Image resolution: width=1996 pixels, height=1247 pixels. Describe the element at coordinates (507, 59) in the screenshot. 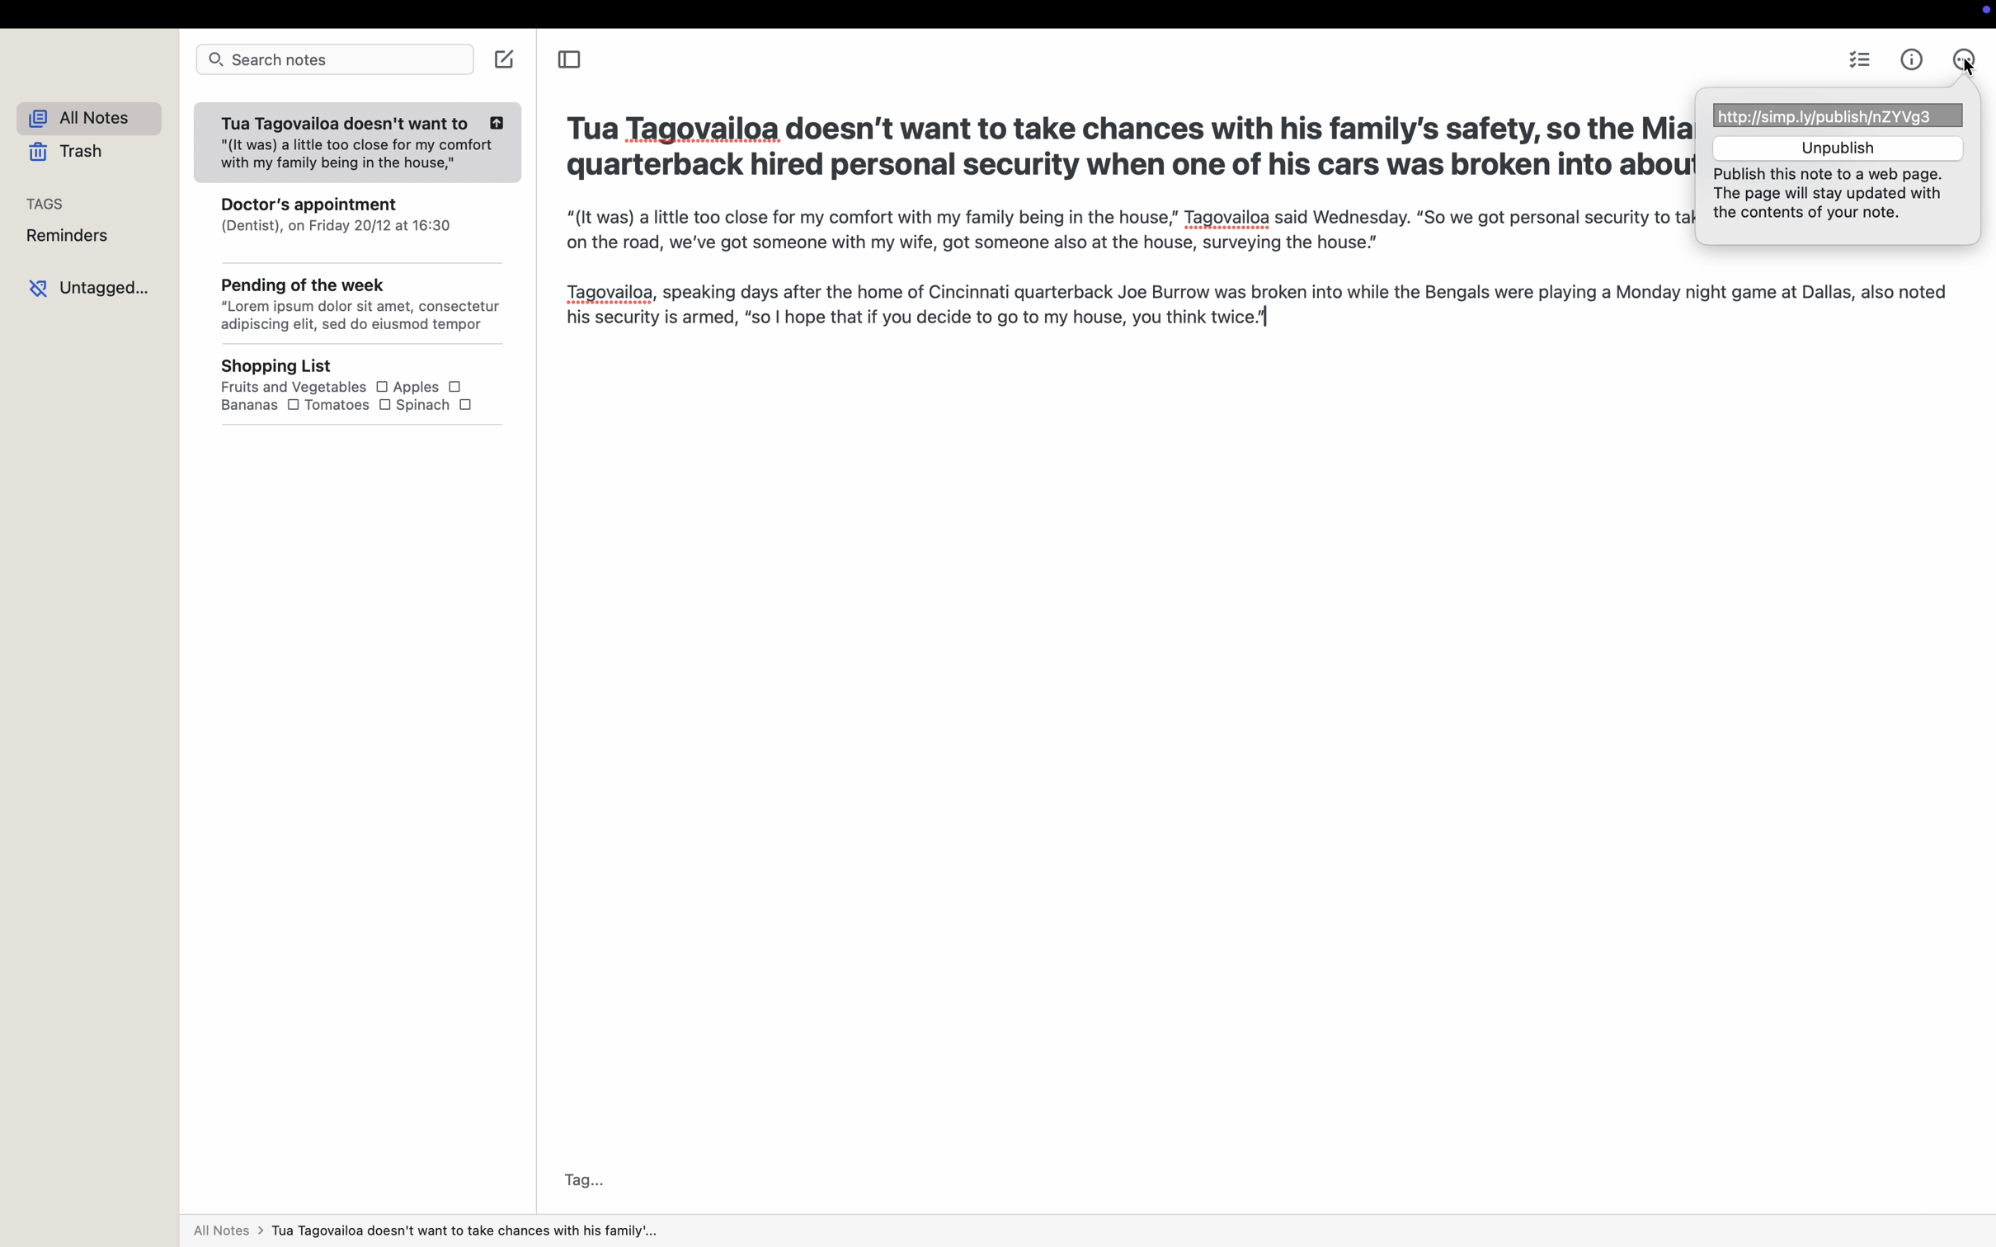

I see `create note` at that location.